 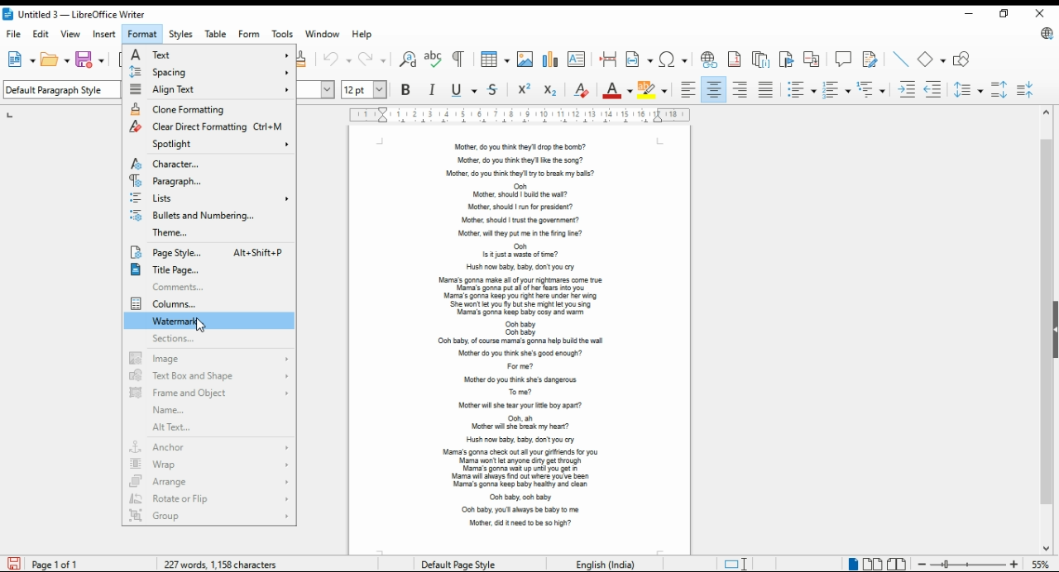 What do you see at coordinates (462, 89) in the screenshot?
I see `underline` at bounding box center [462, 89].